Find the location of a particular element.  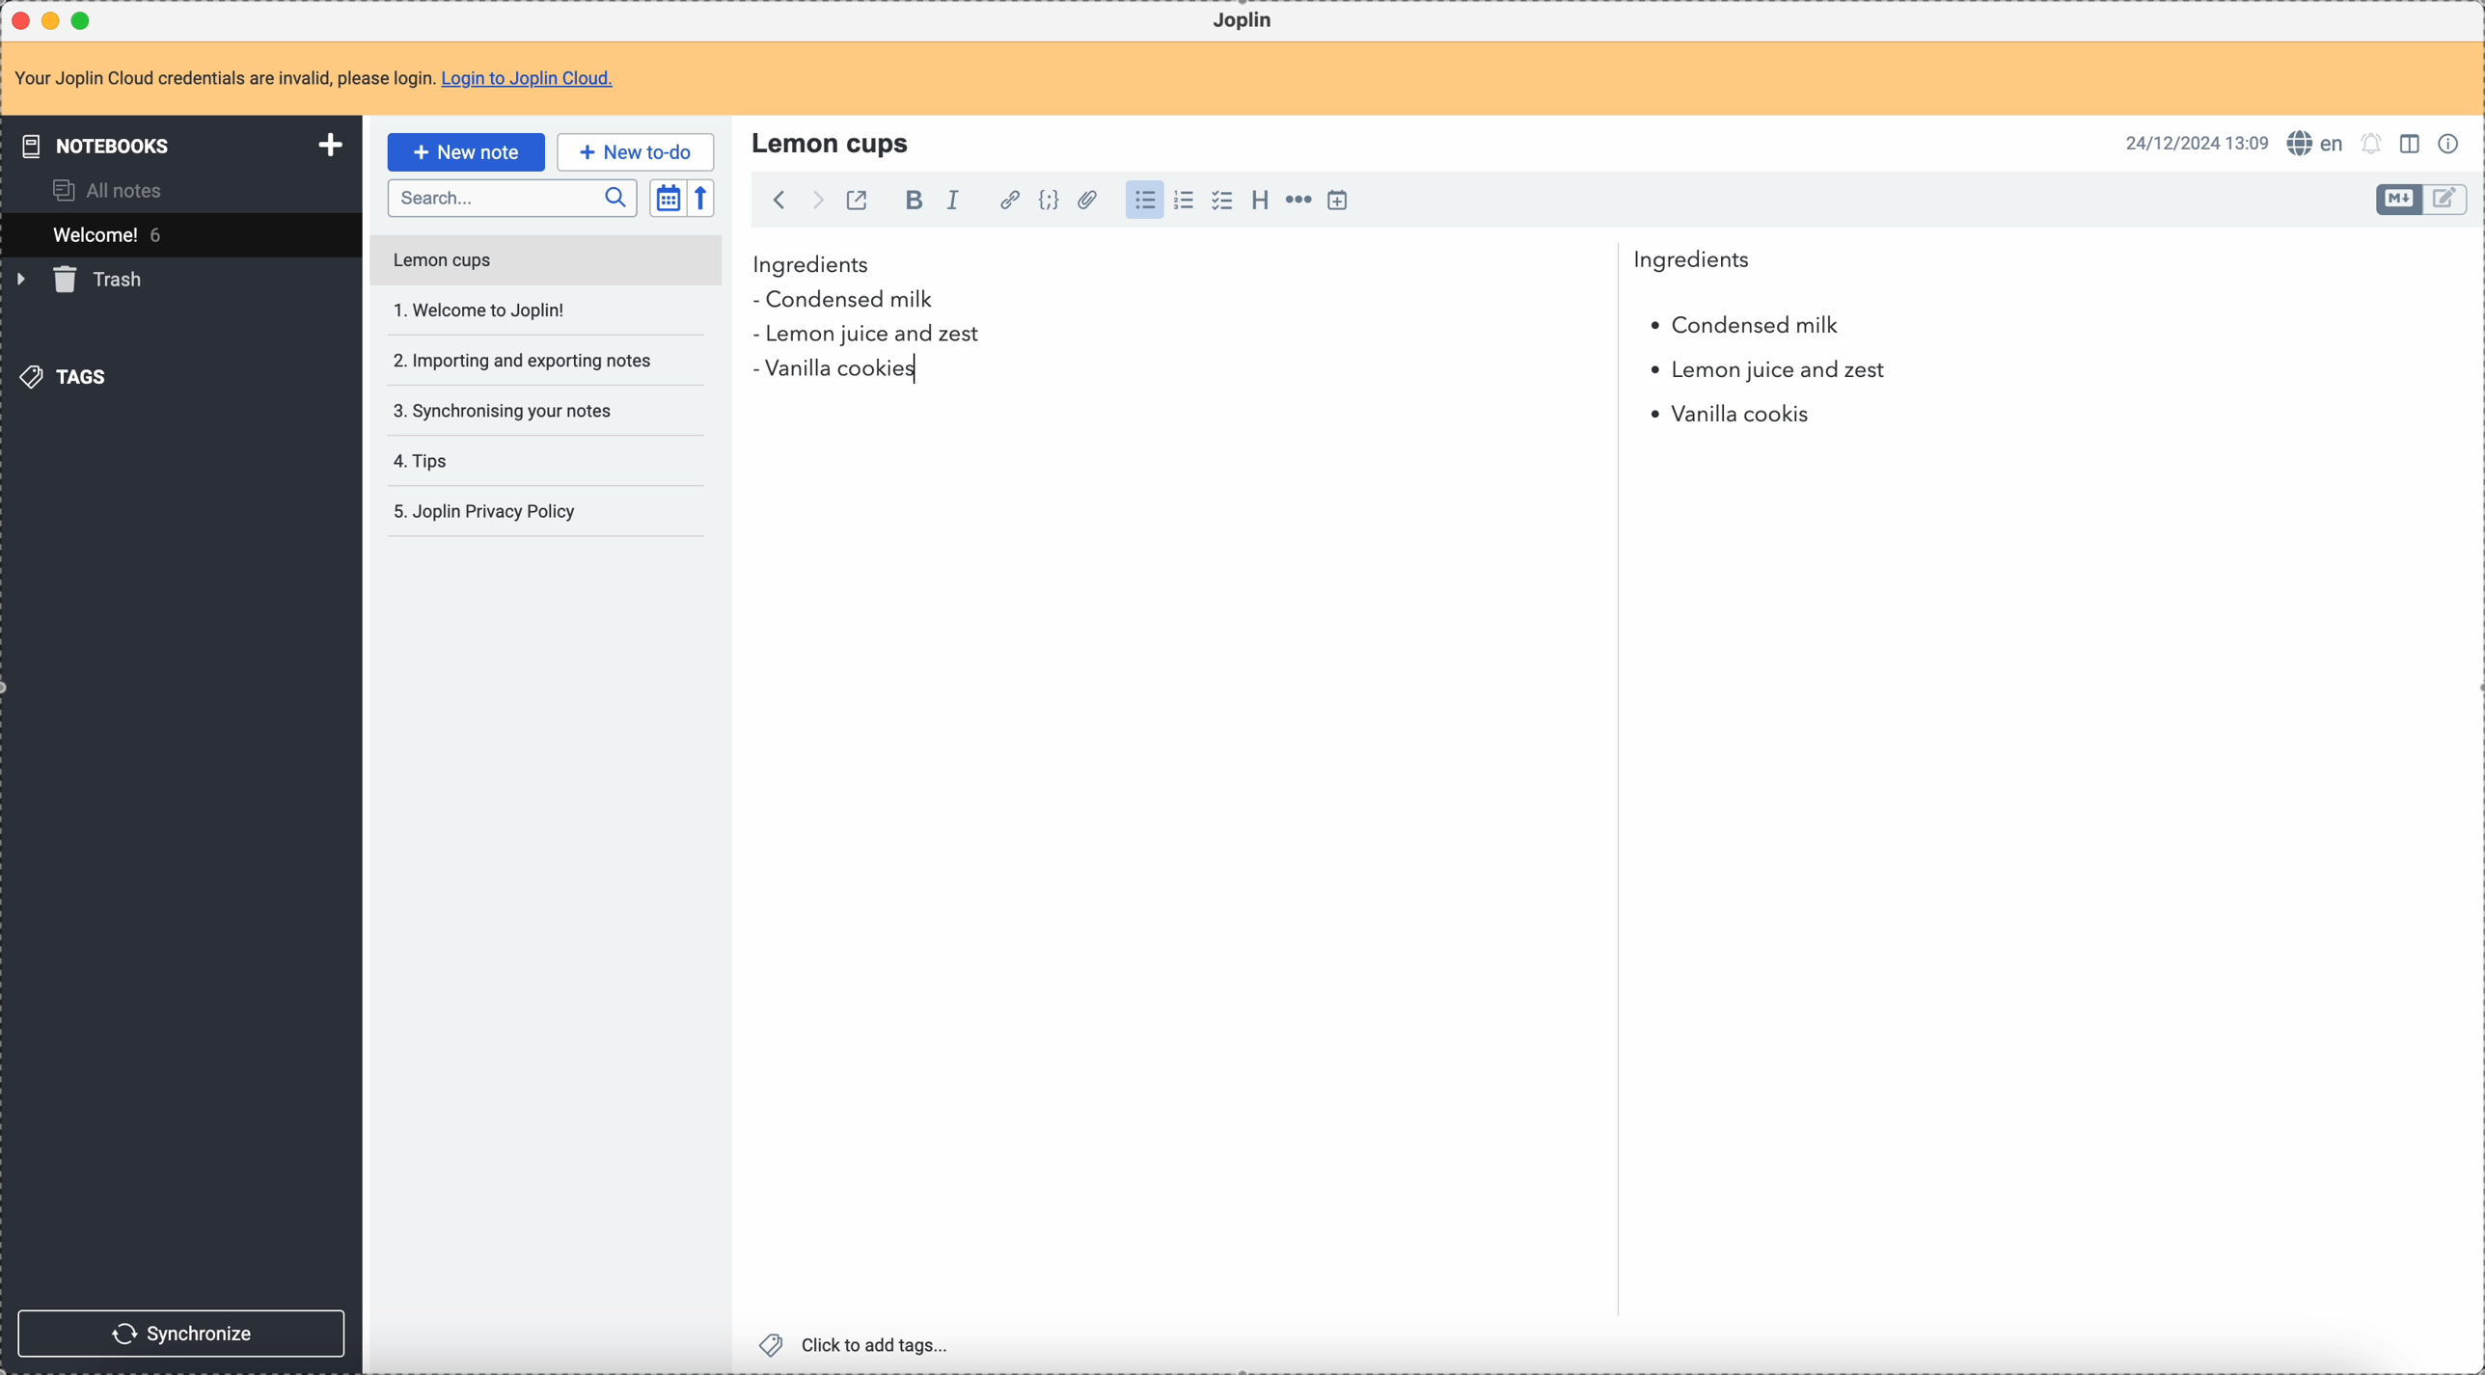

date and hour is located at coordinates (2198, 142).